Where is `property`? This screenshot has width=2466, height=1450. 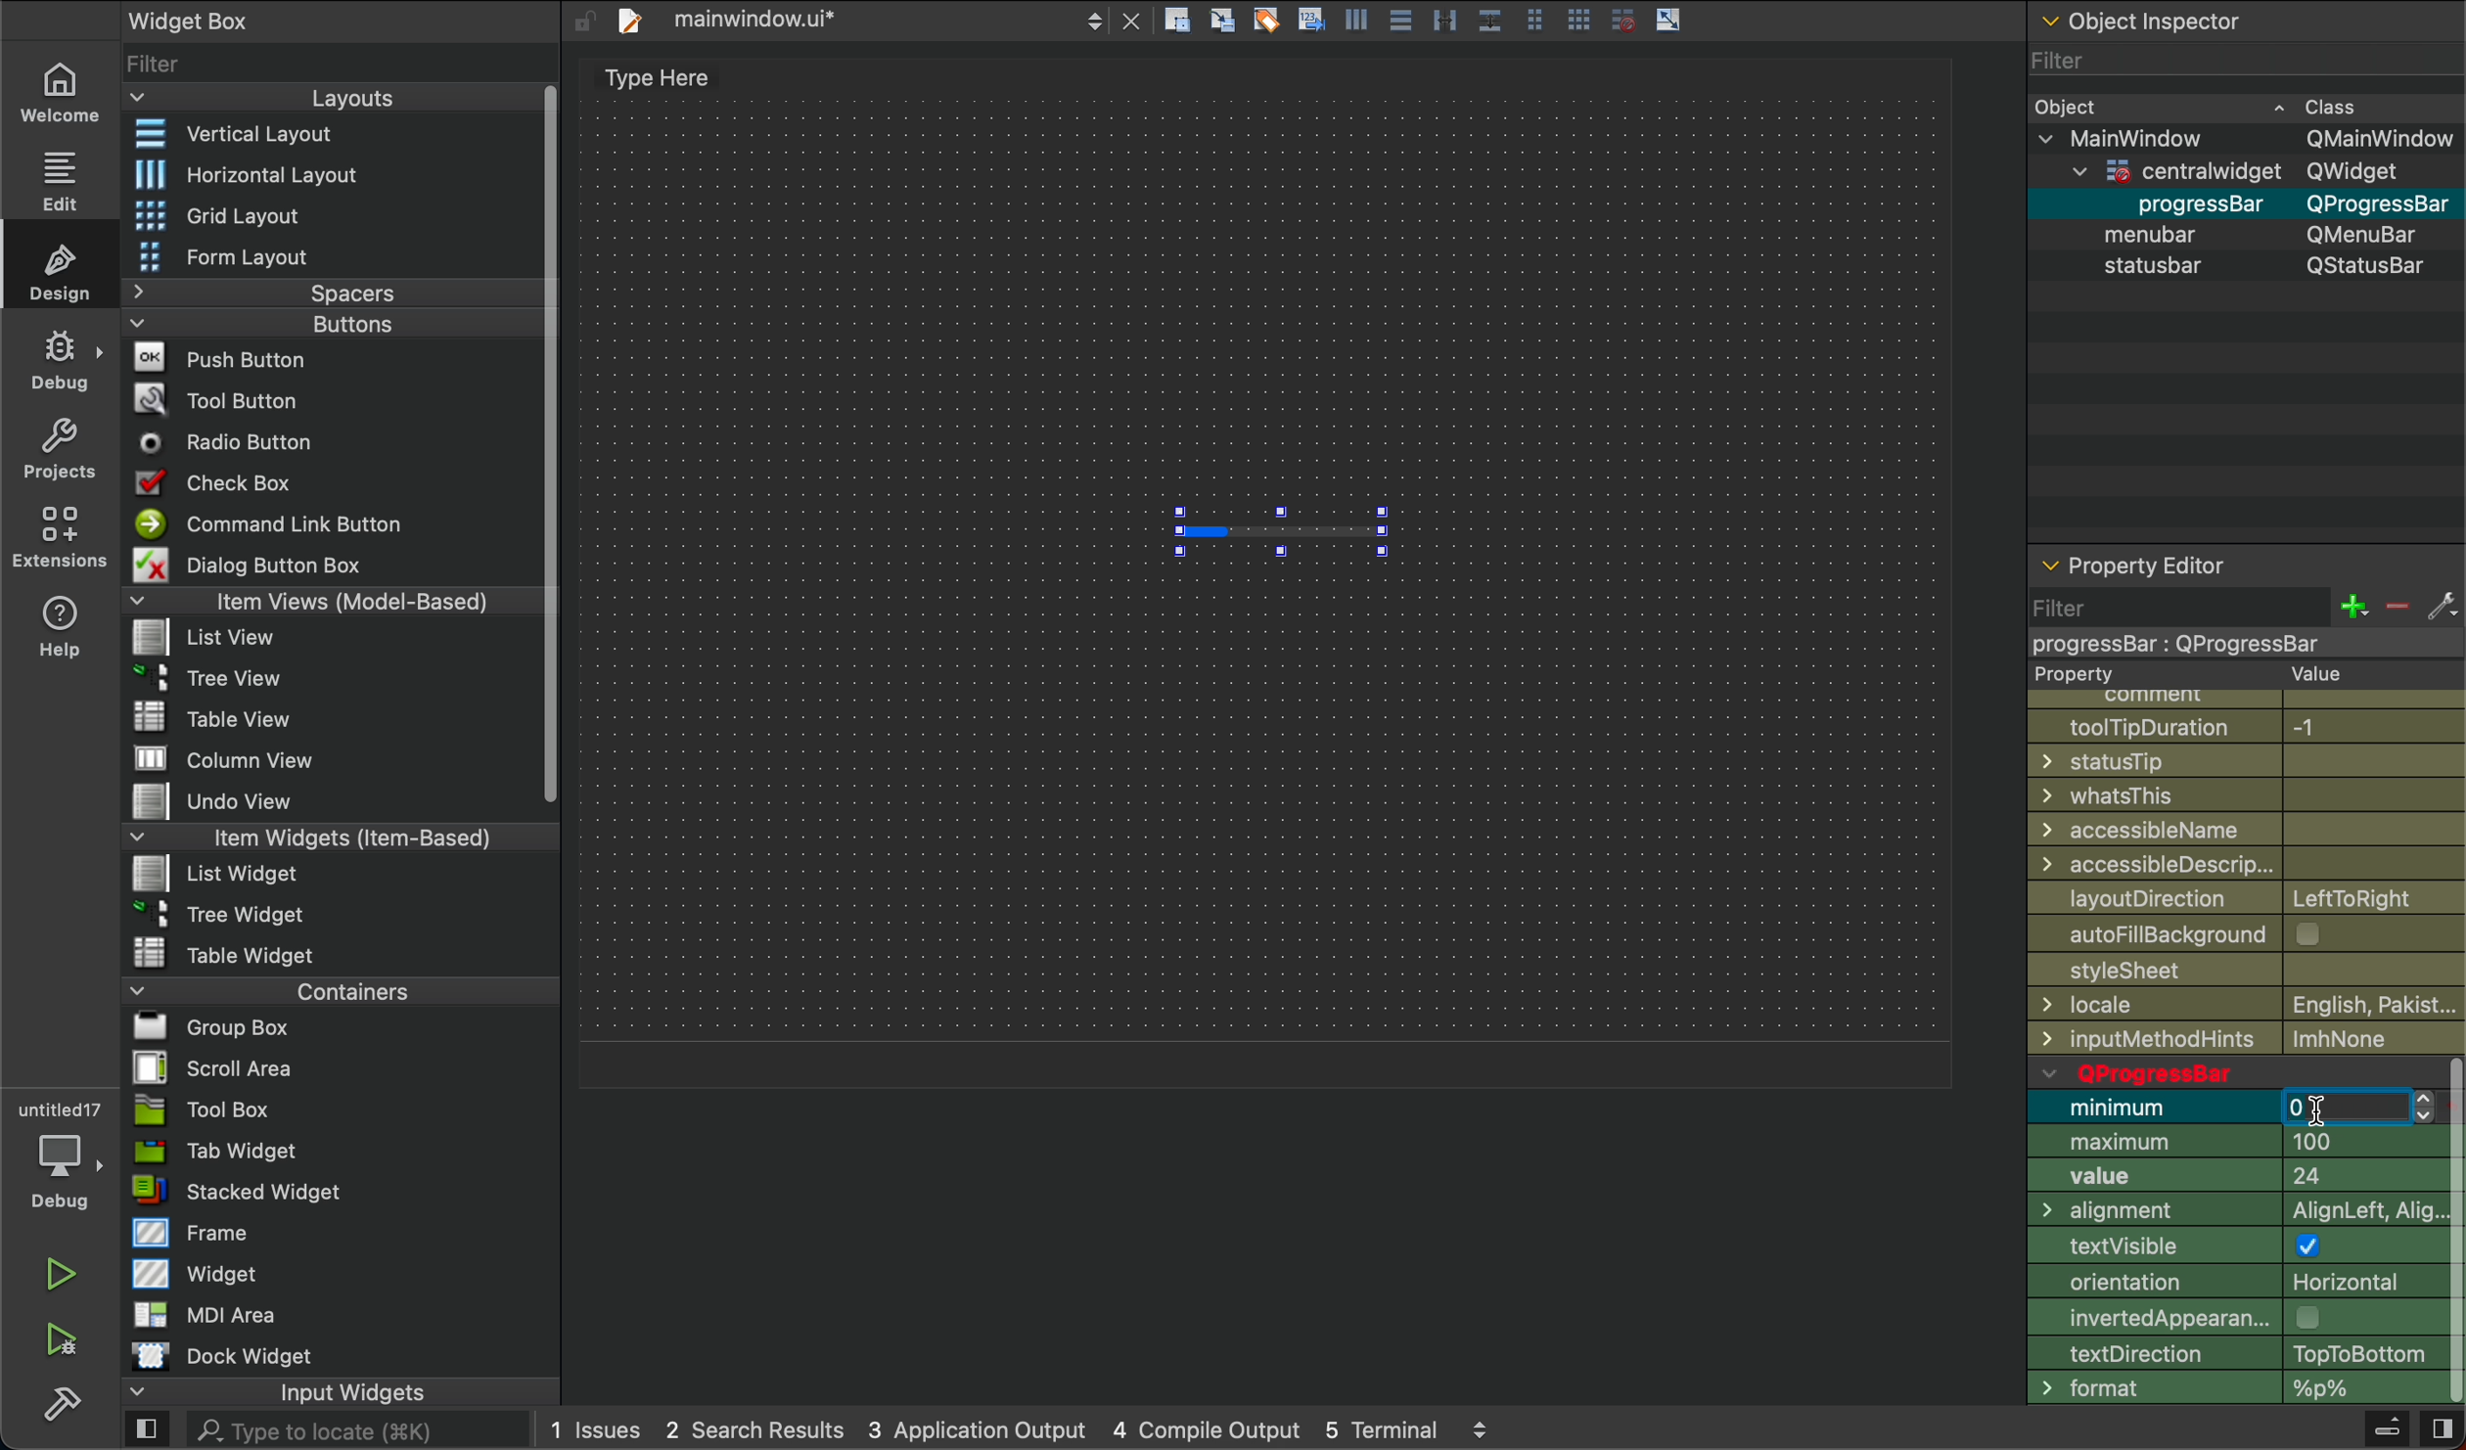 property is located at coordinates (2210, 675).